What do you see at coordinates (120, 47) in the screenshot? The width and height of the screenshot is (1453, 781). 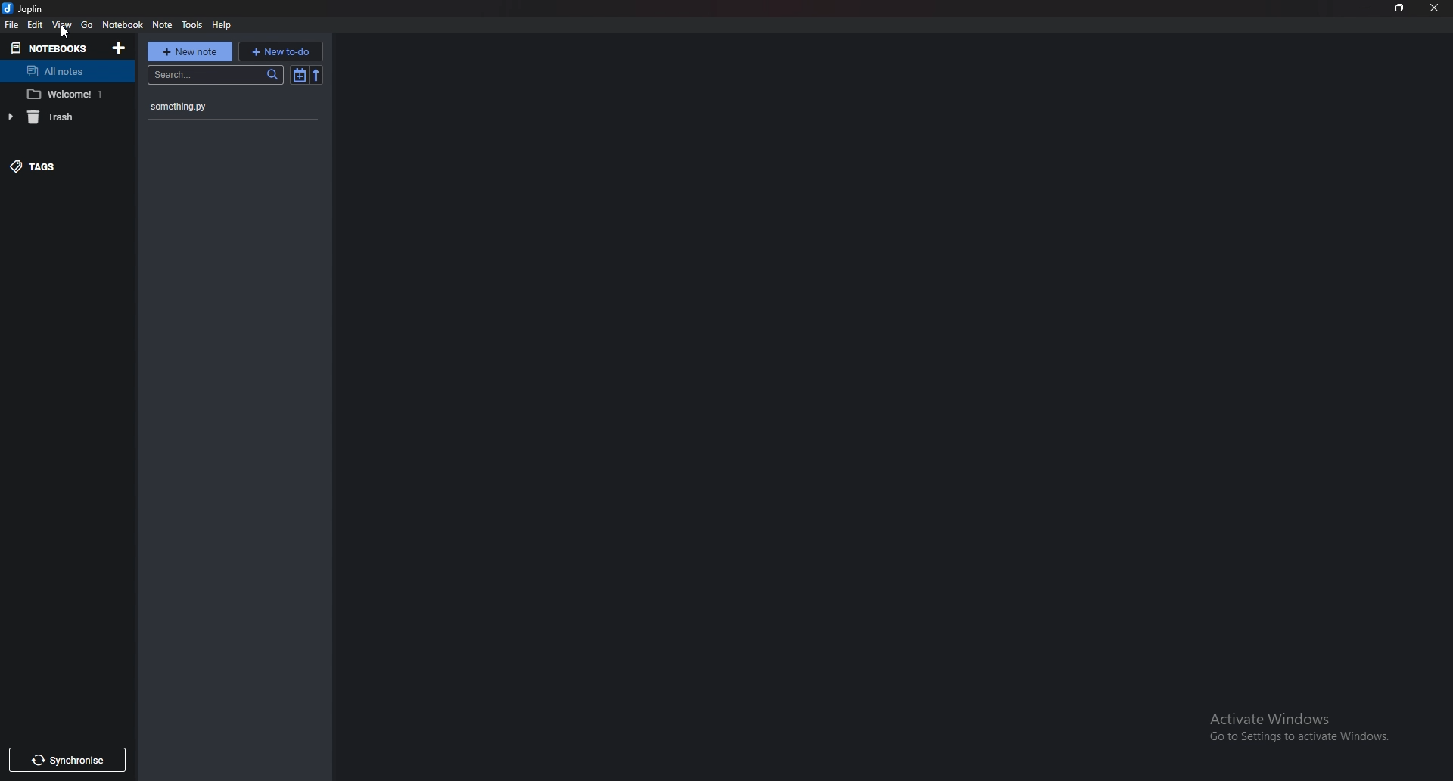 I see `Add notebooks` at bounding box center [120, 47].